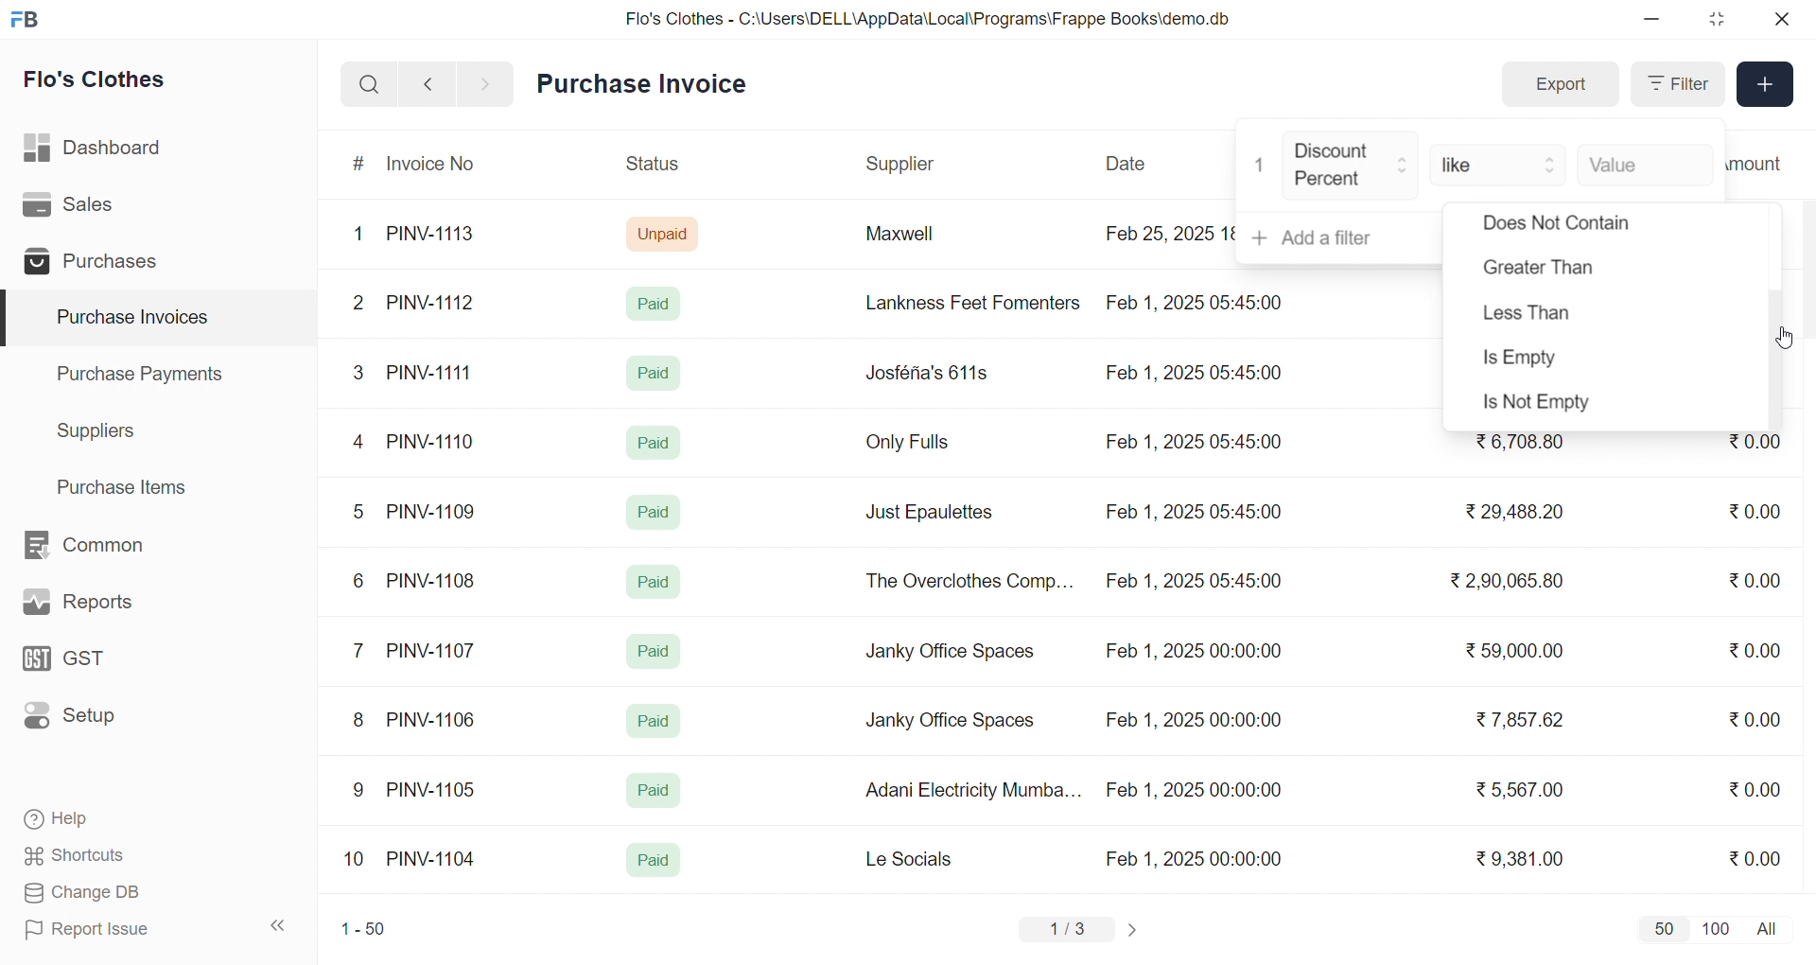  What do you see at coordinates (363, 931) in the screenshot?
I see `1-50` at bounding box center [363, 931].